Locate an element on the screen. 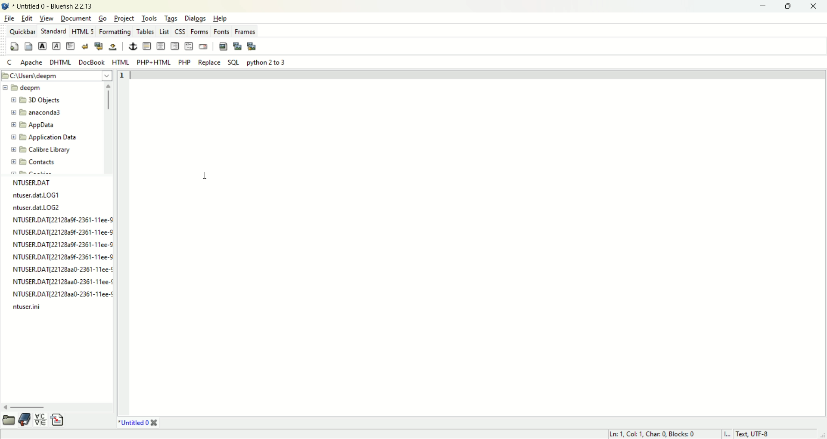  SQL is located at coordinates (234, 64).